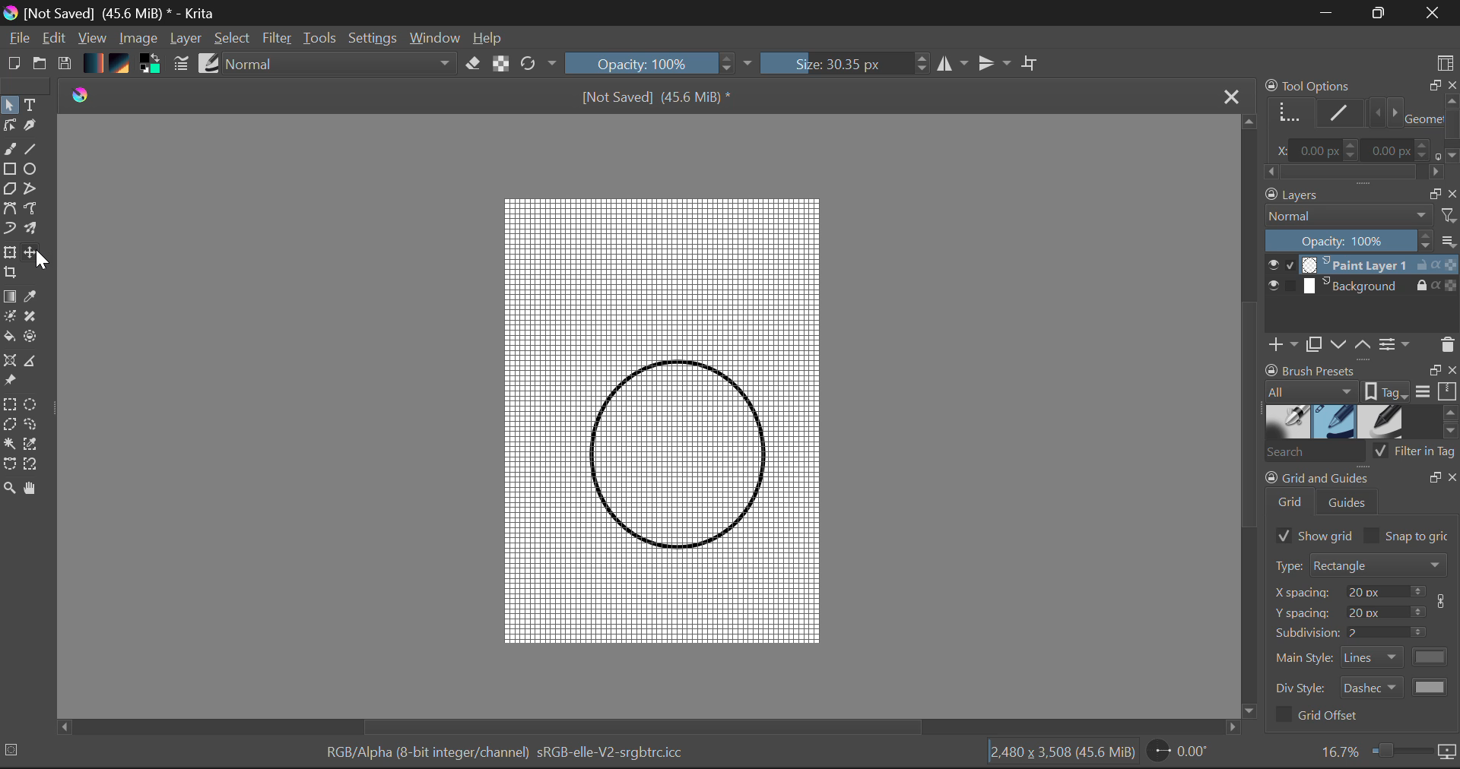 This screenshot has height=769, width=1460. I want to click on Layer, so click(187, 40).